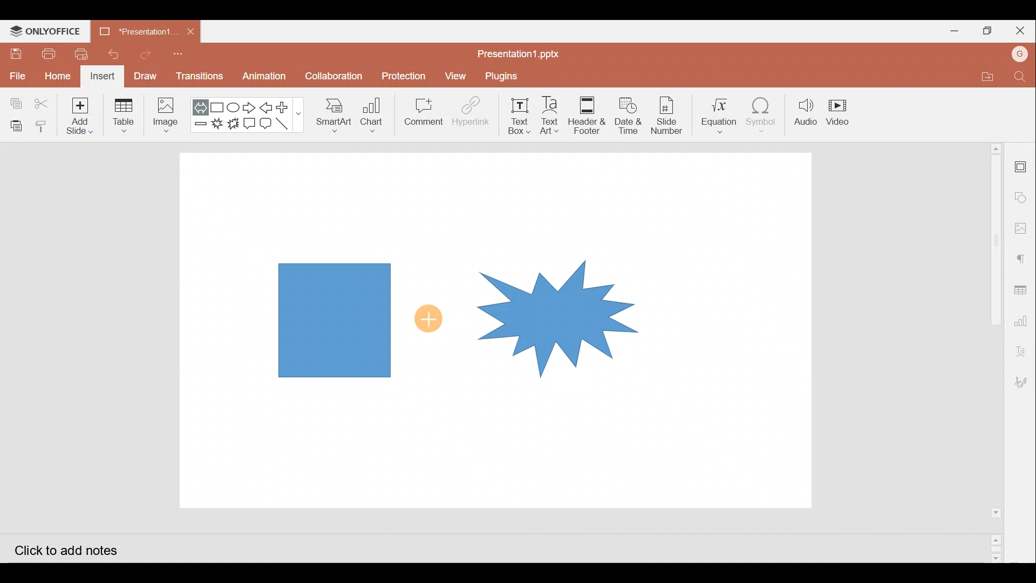 The height and width of the screenshot is (583, 1036). What do you see at coordinates (991, 352) in the screenshot?
I see `Scroll bar` at bounding box center [991, 352].